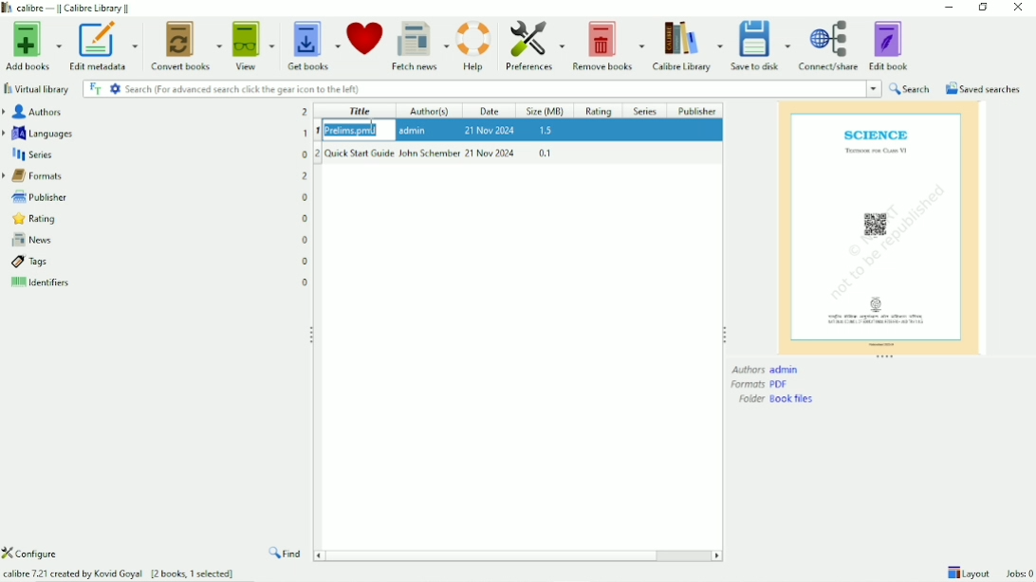 The image size is (1036, 582). What do you see at coordinates (40, 133) in the screenshot?
I see `Languages` at bounding box center [40, 133].